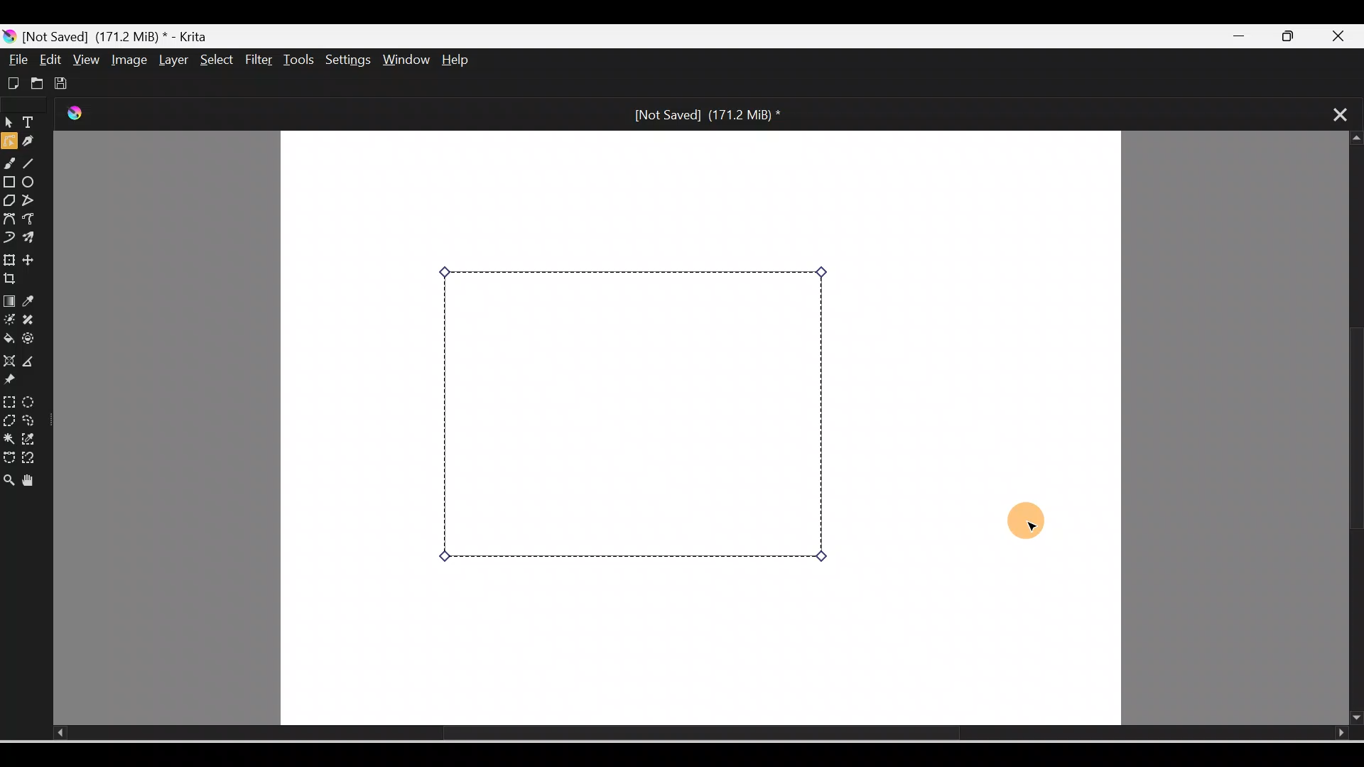 The height and width of the screenshot is (767, 1364). I want to click on Edit, so click(52, 60).